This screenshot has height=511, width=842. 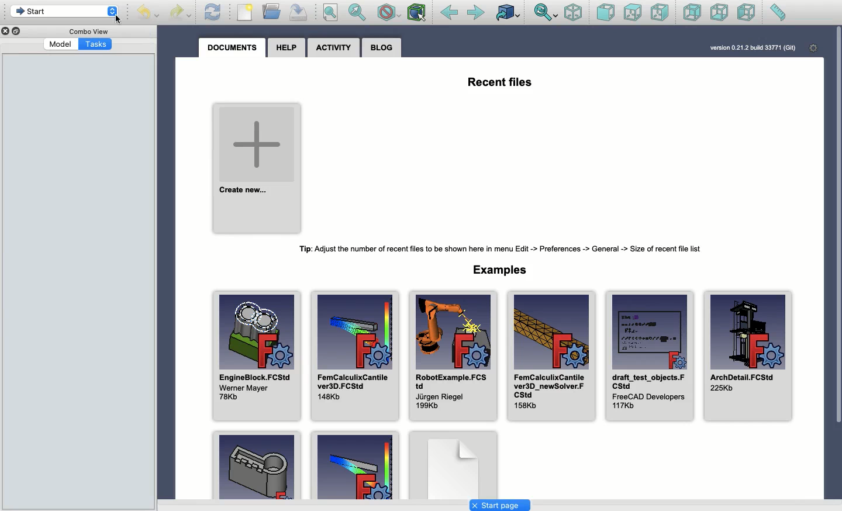 I want to click on Combo View, so click(x=88, y=31).